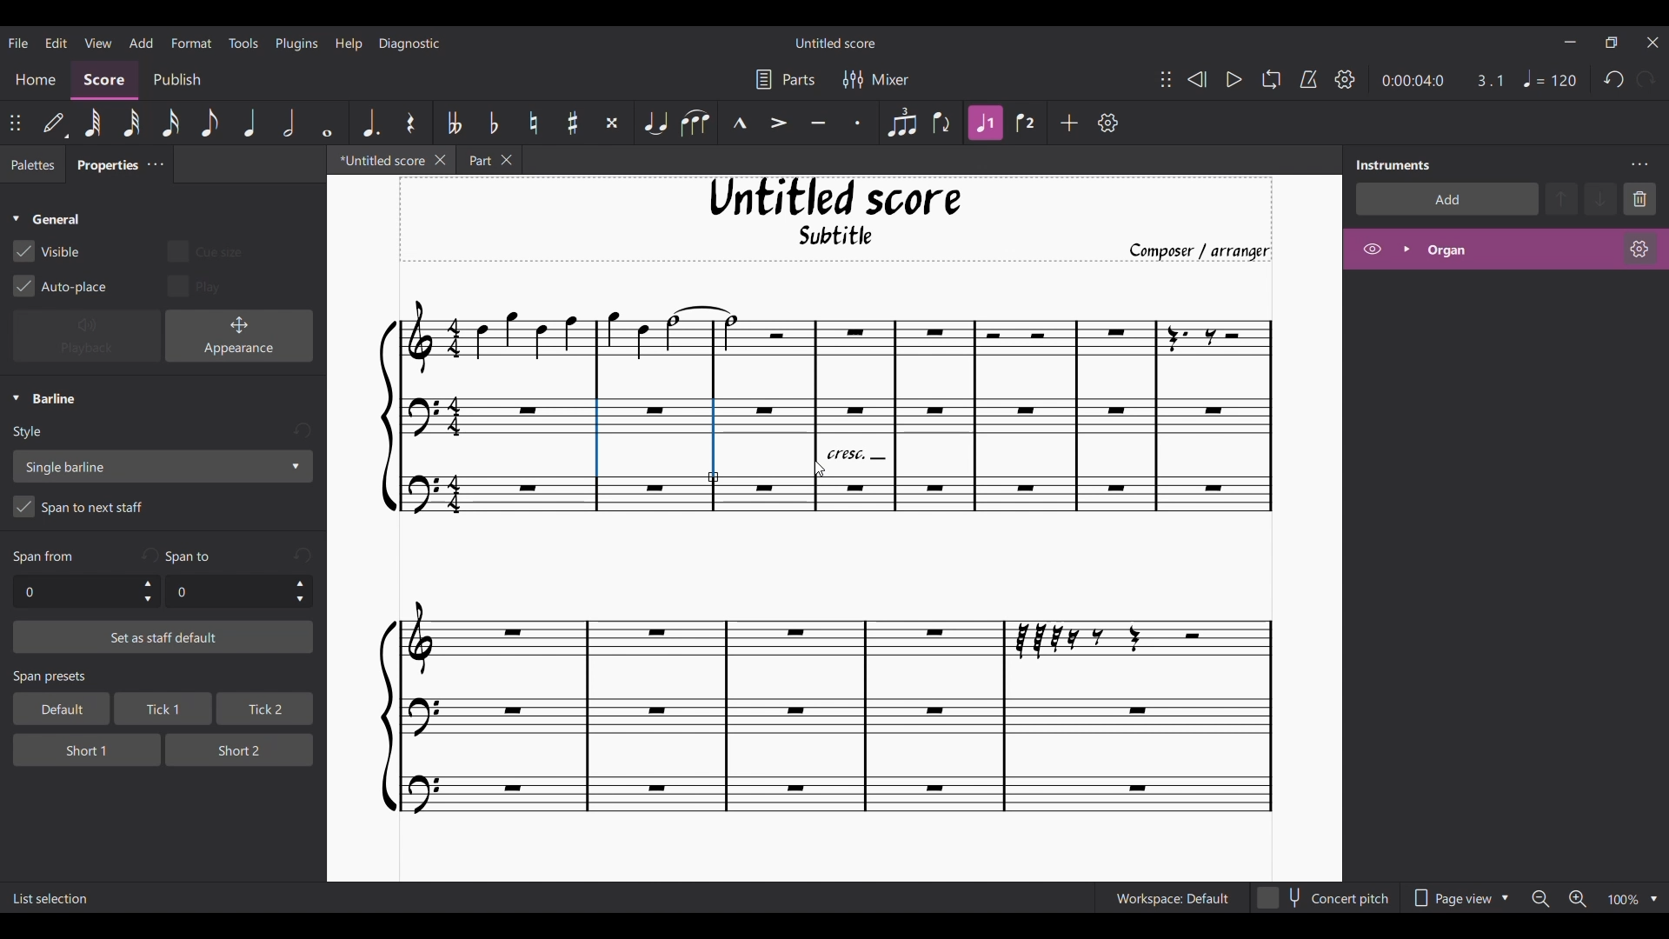 The width and height of the screenshot is (1669, 939). I want to click on Mixer settings, so click(876, 79).